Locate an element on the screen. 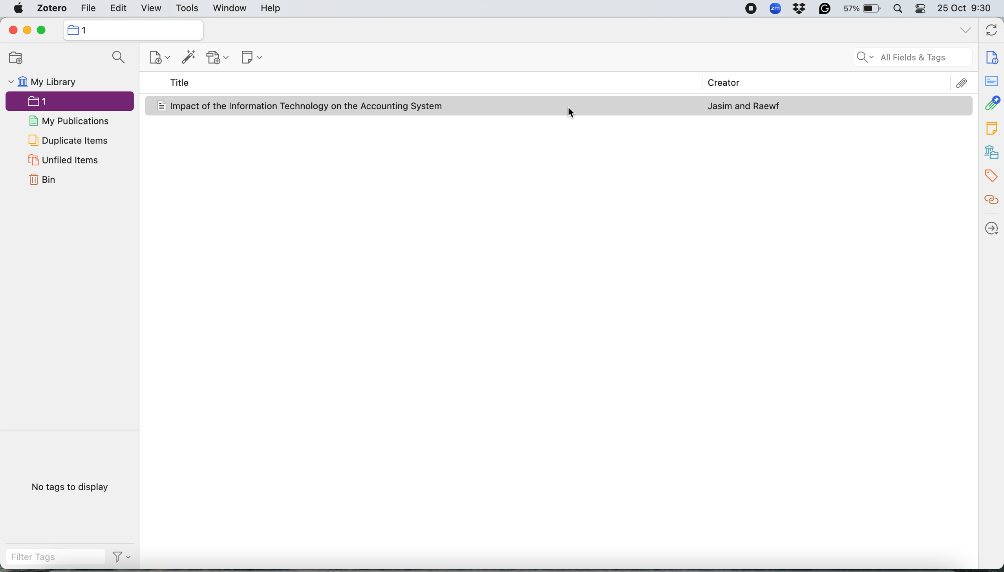 This screenshot has width=1004, height=572. filter tags is located at coordinates (51, 559).